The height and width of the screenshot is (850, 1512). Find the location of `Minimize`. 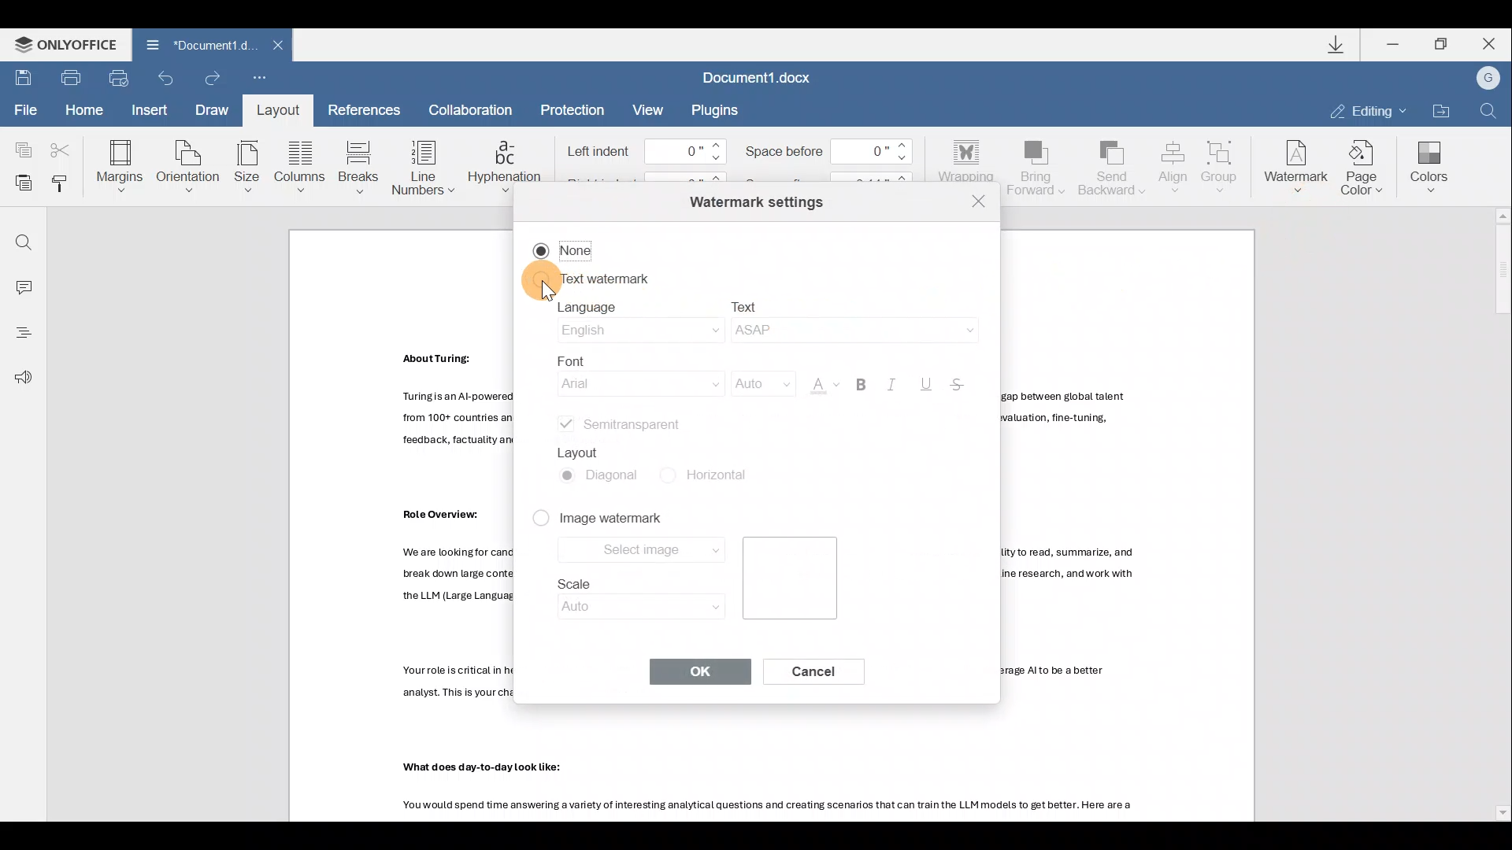

Minimize is located at coordinates (1394, 44).